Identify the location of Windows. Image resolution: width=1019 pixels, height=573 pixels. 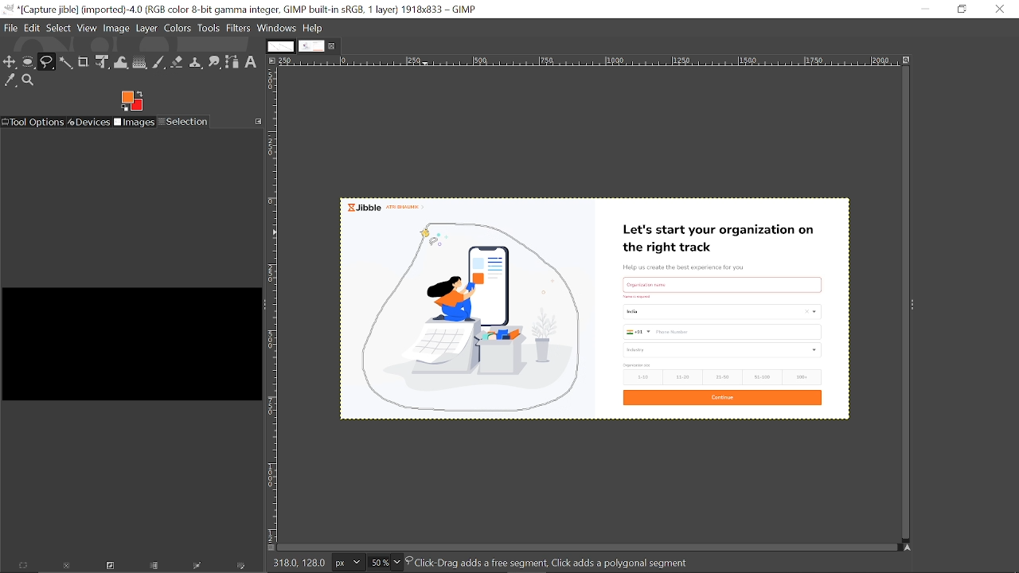
(277, 28).